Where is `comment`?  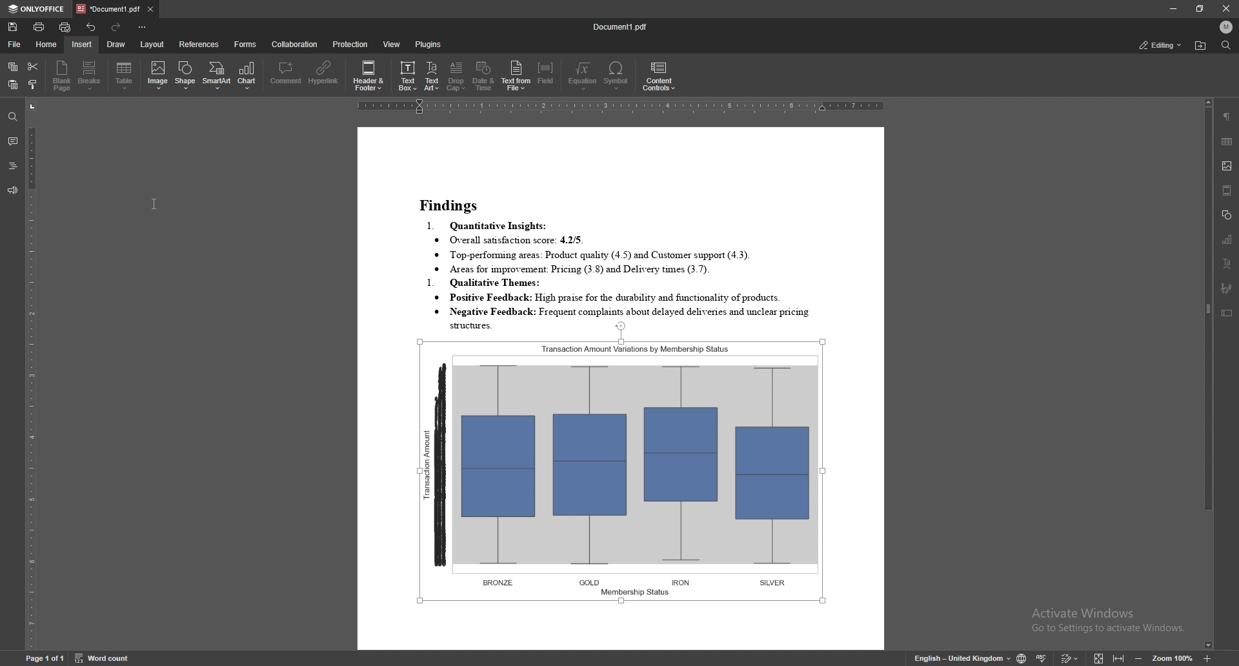 comment is located at coordinates (13, 143).